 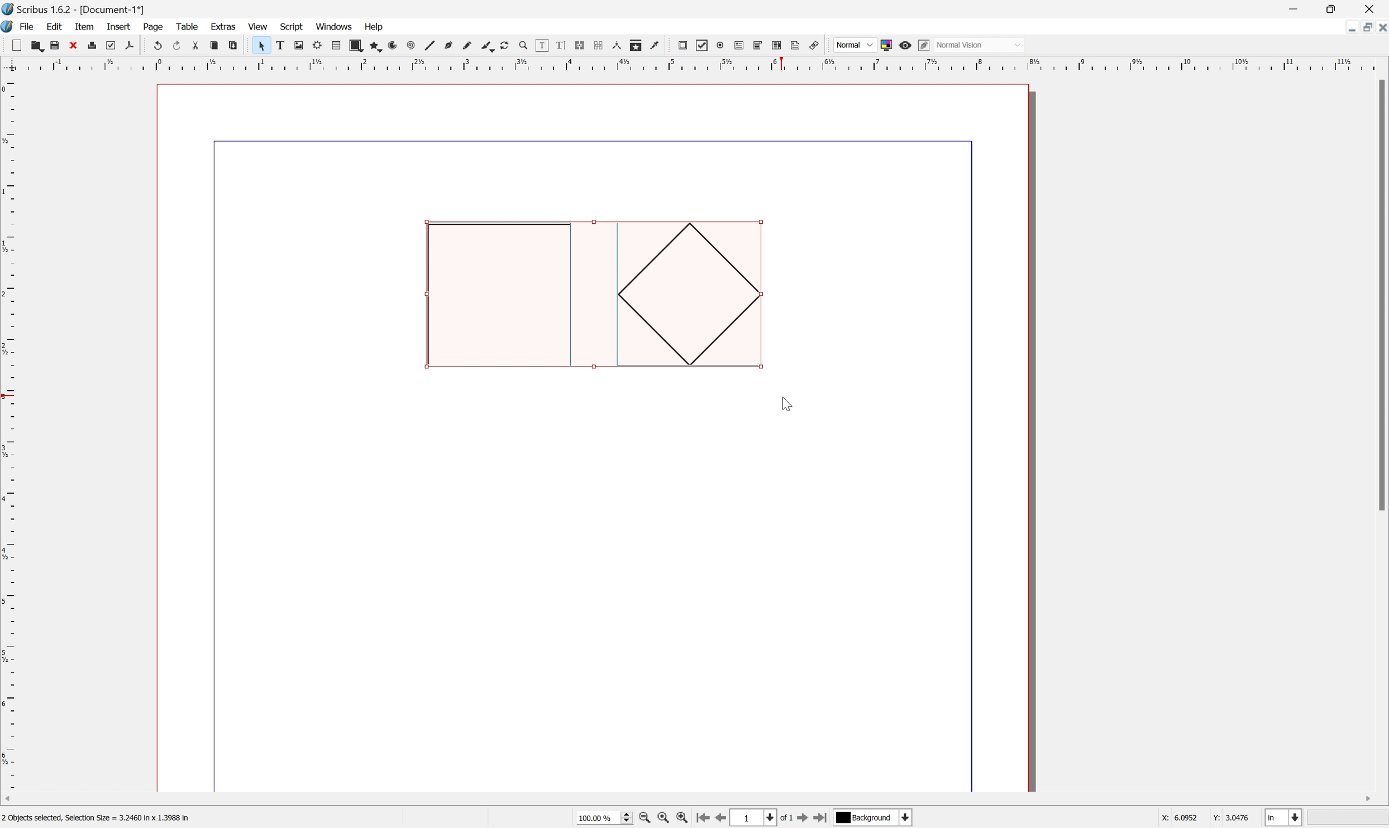 What do you see at coordinates (601, 817) in the screenshot?
I see `Select current zoom level` at bounding box center [601, 817].